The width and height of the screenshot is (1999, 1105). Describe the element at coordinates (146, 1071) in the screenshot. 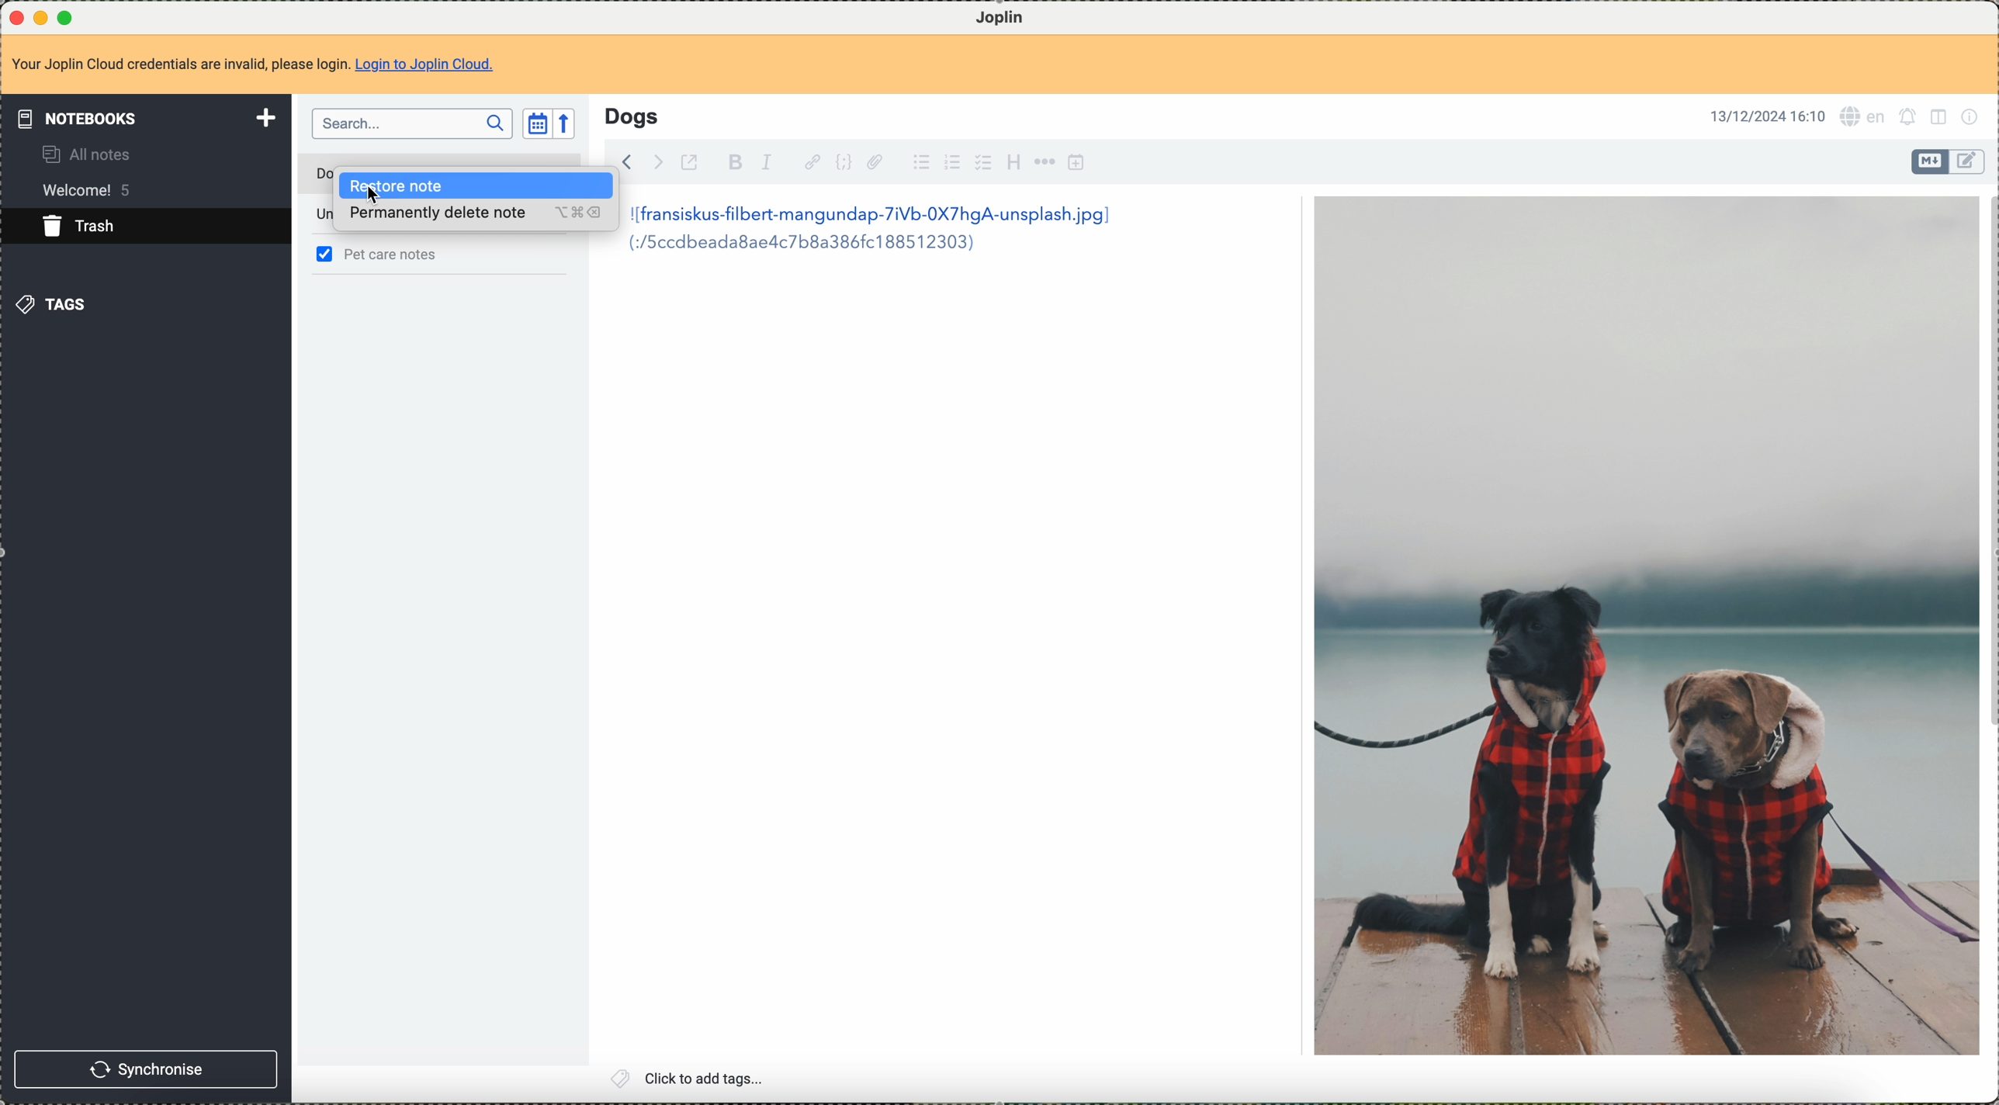

I see `synchronise` at that location.